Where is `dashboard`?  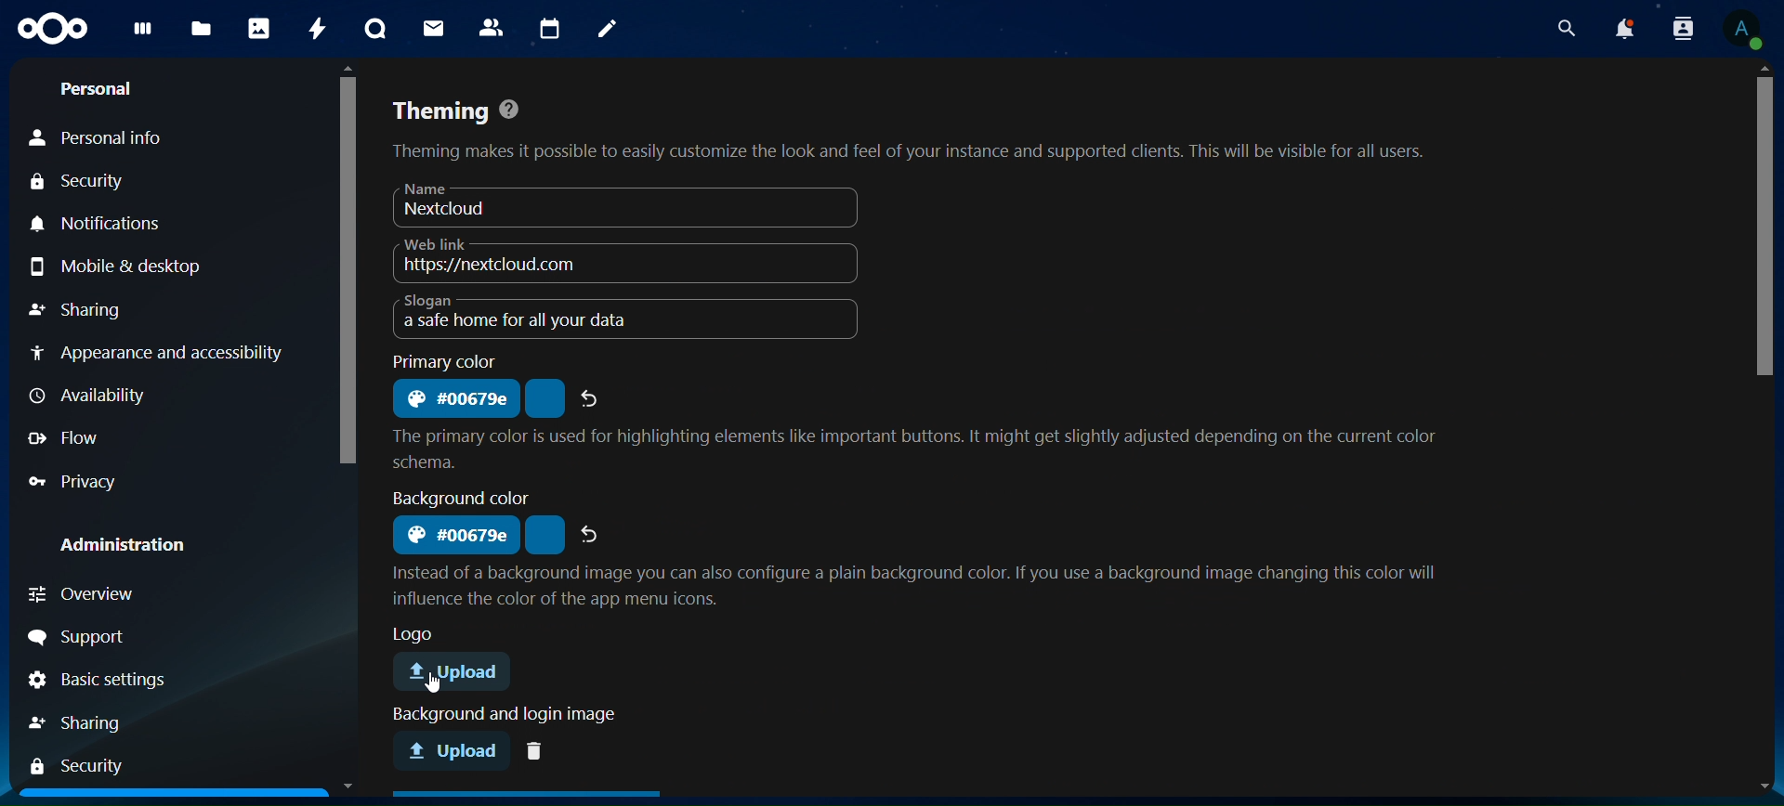
dashboard is located at coordinates (143, 34).